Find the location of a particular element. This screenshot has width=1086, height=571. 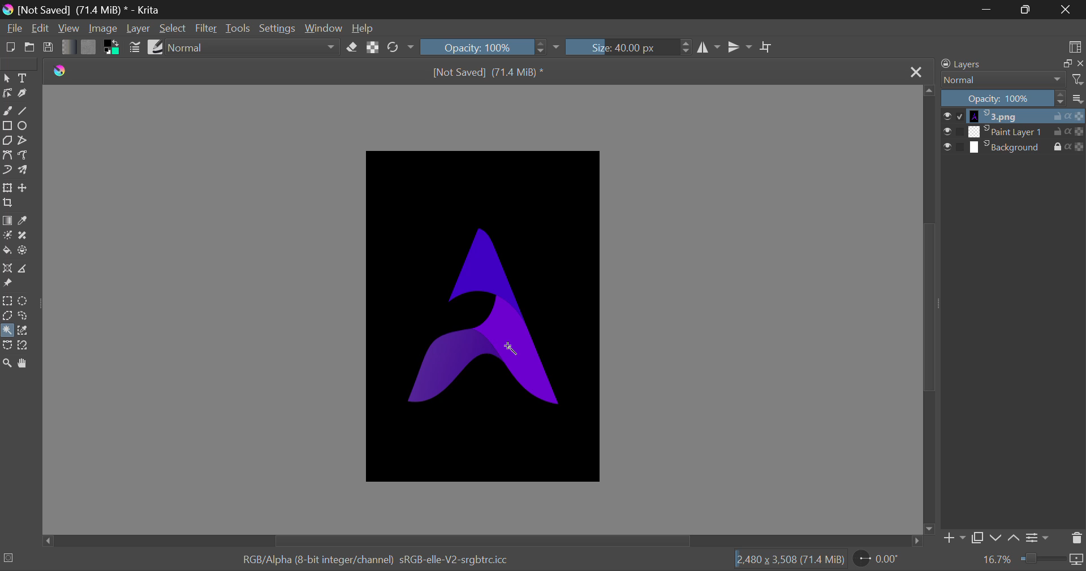

Rectangle is located at coordinates (9, 126).